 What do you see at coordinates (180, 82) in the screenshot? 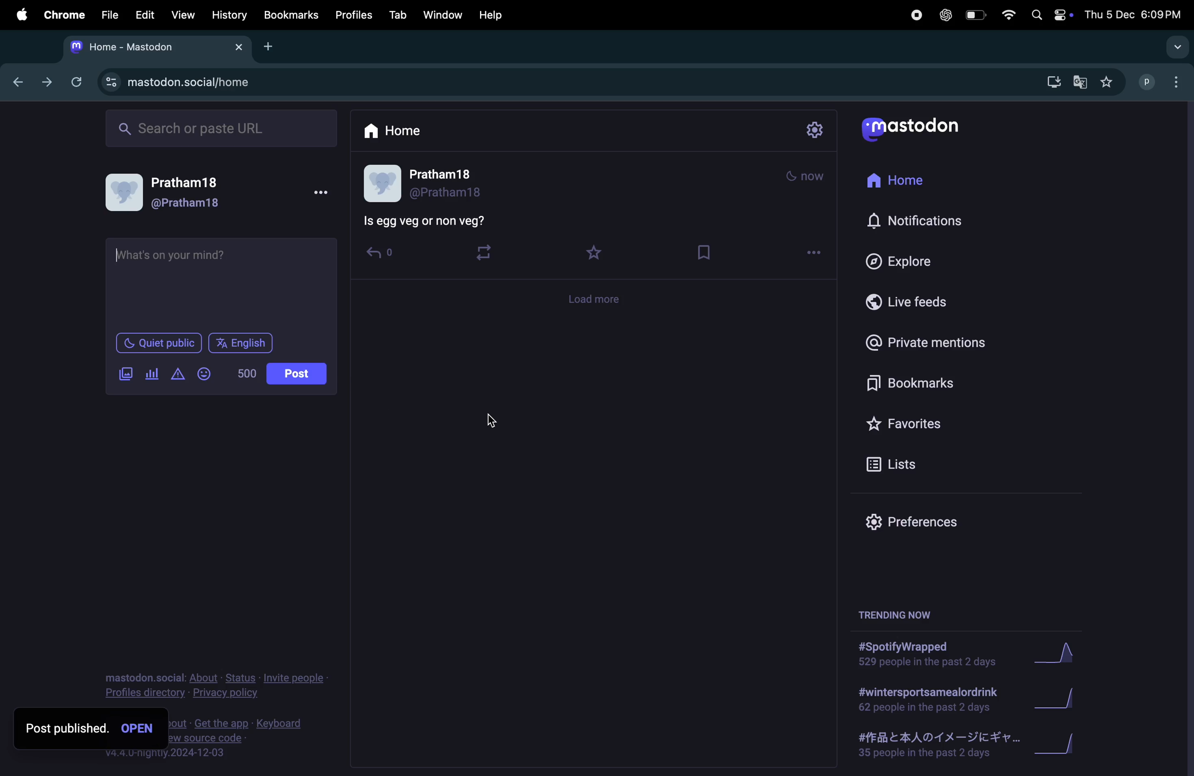
I see `mastodonsocial url` at bounding box center [180, 82].